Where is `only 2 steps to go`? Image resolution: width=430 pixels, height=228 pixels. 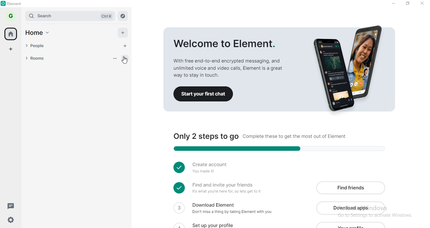 only 2 steps to go is located at coordinates (274, 141).